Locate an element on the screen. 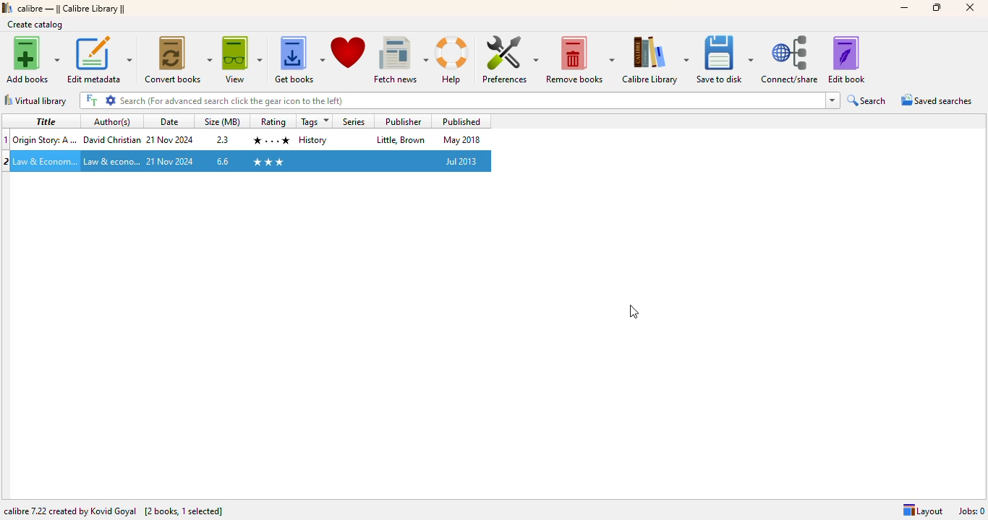  view is located at coordinates (242, 60).